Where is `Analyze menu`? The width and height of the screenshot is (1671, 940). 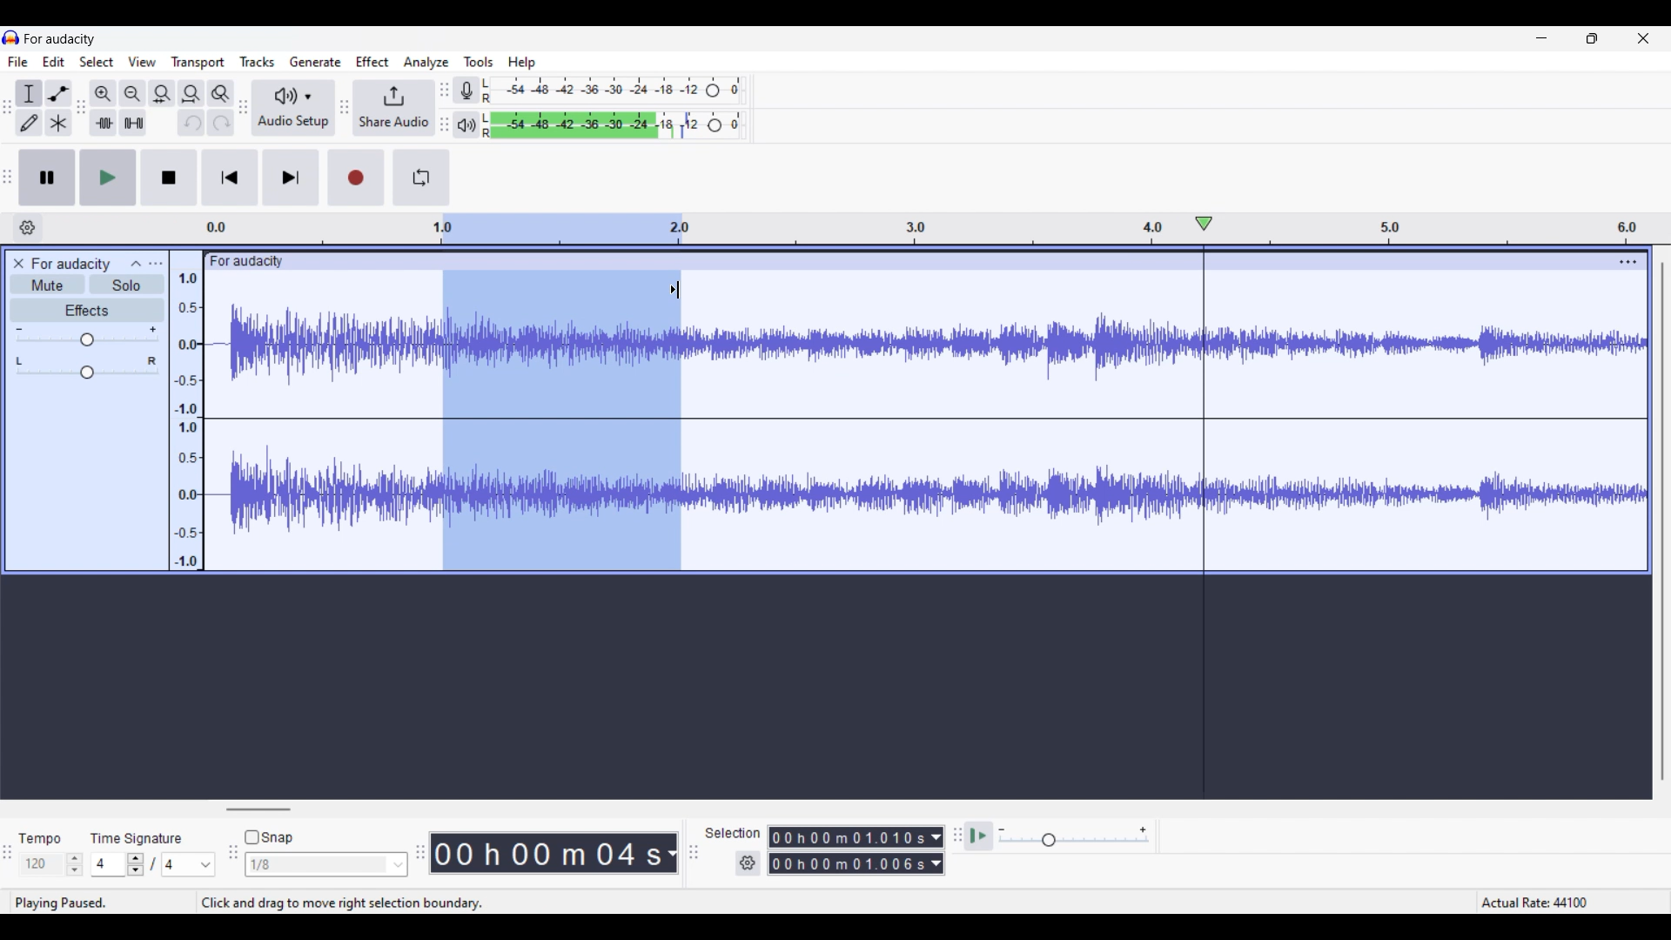
Analyze menu is located at coordinates (426, 63).